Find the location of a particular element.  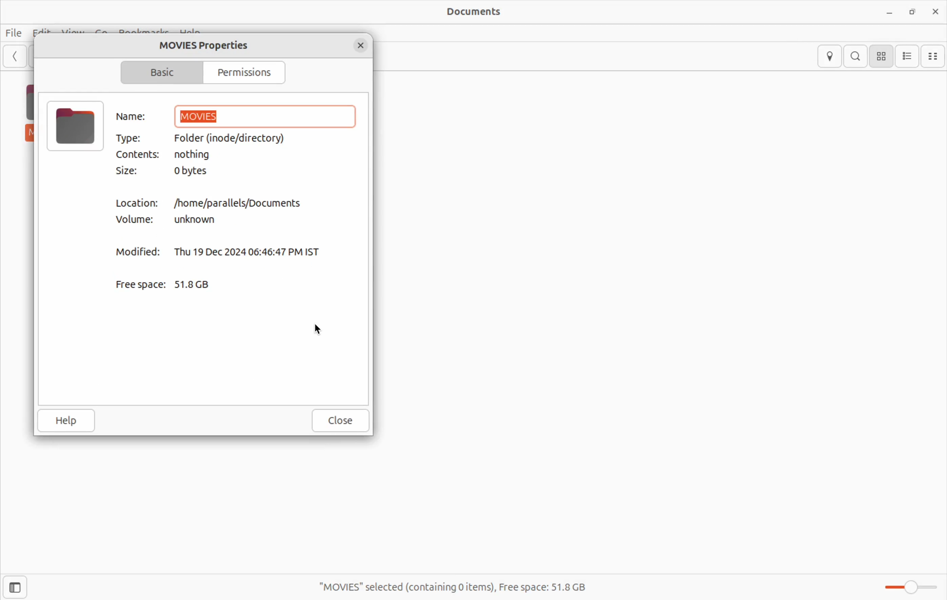

resize is located at coordinates (914, 12).